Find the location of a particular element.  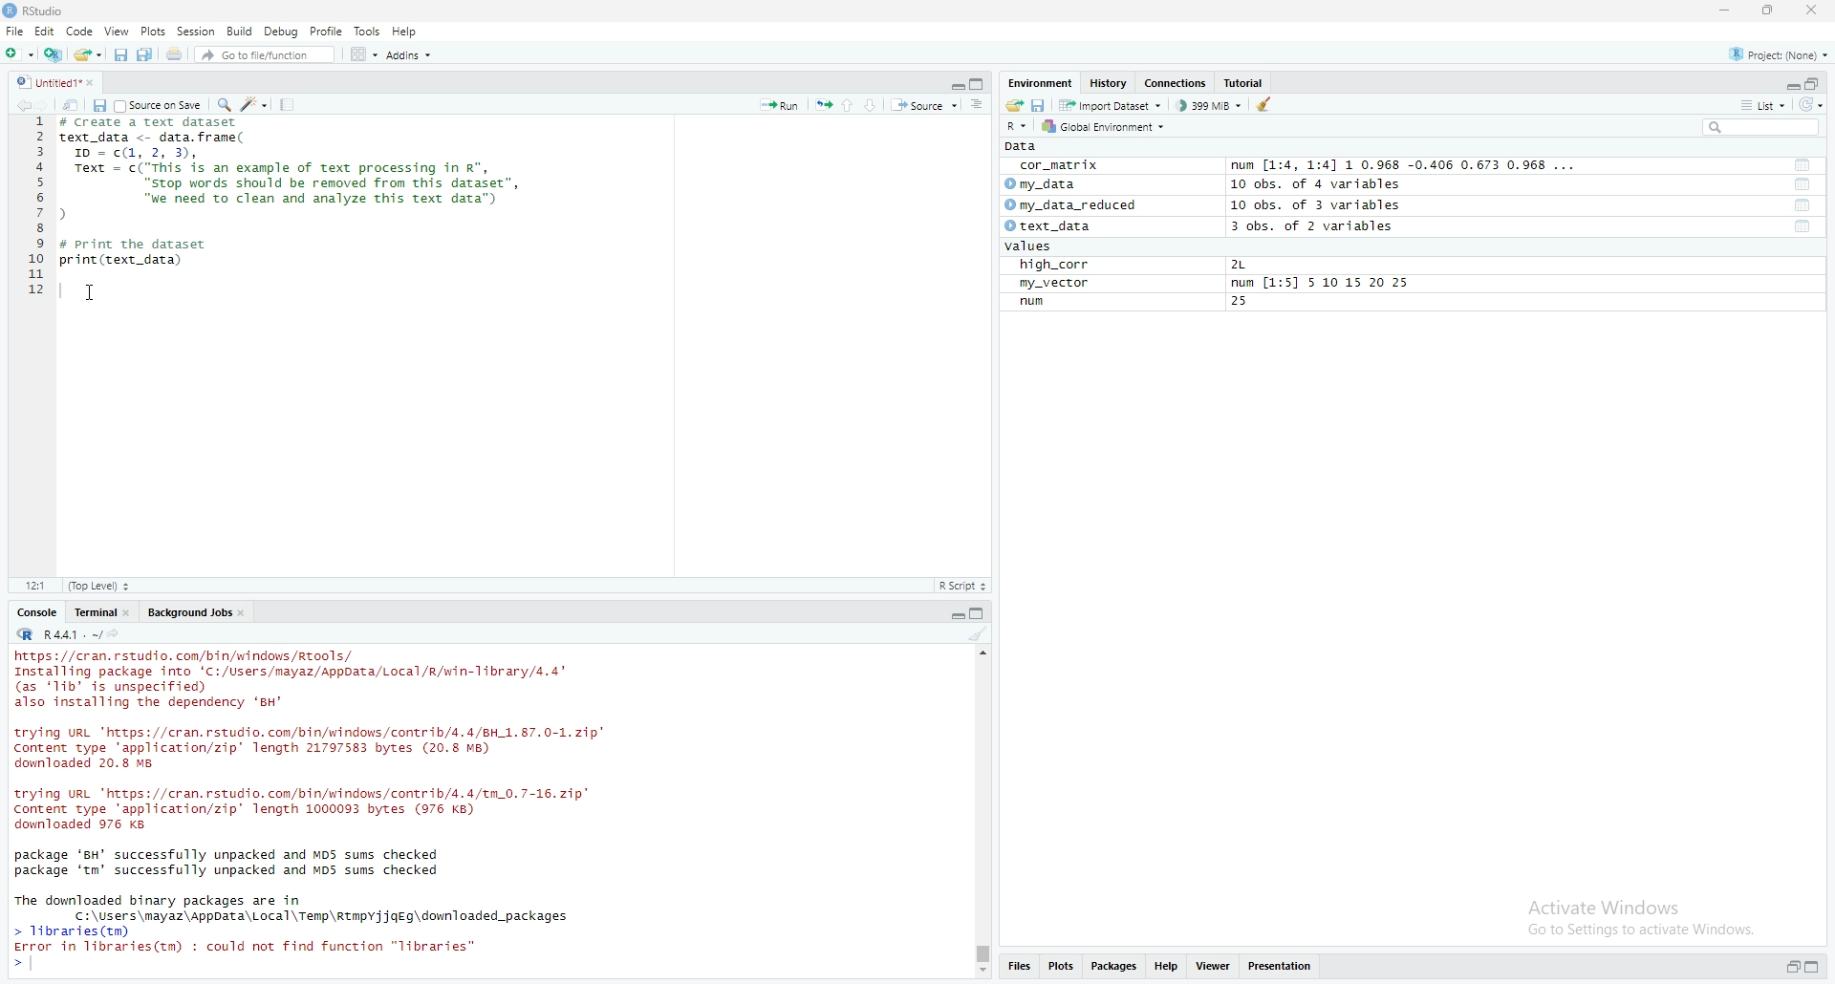

search is located at coordinates (1763, 127).